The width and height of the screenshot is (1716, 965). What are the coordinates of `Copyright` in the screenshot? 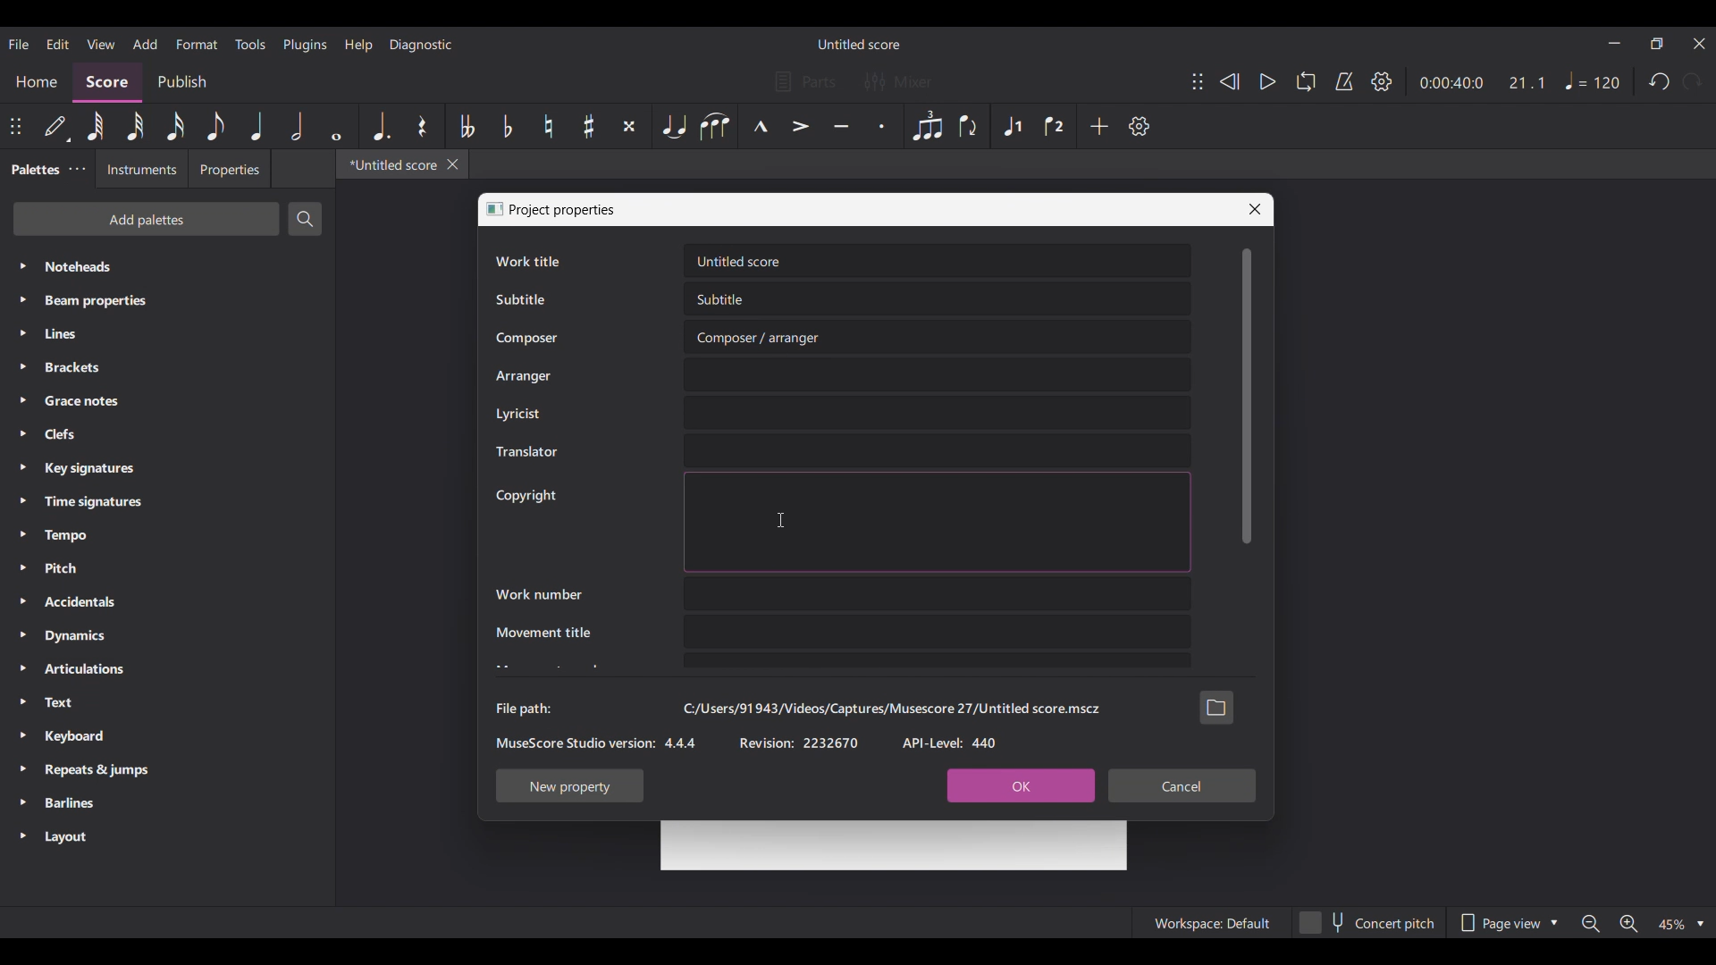 It's located at (526, 496).